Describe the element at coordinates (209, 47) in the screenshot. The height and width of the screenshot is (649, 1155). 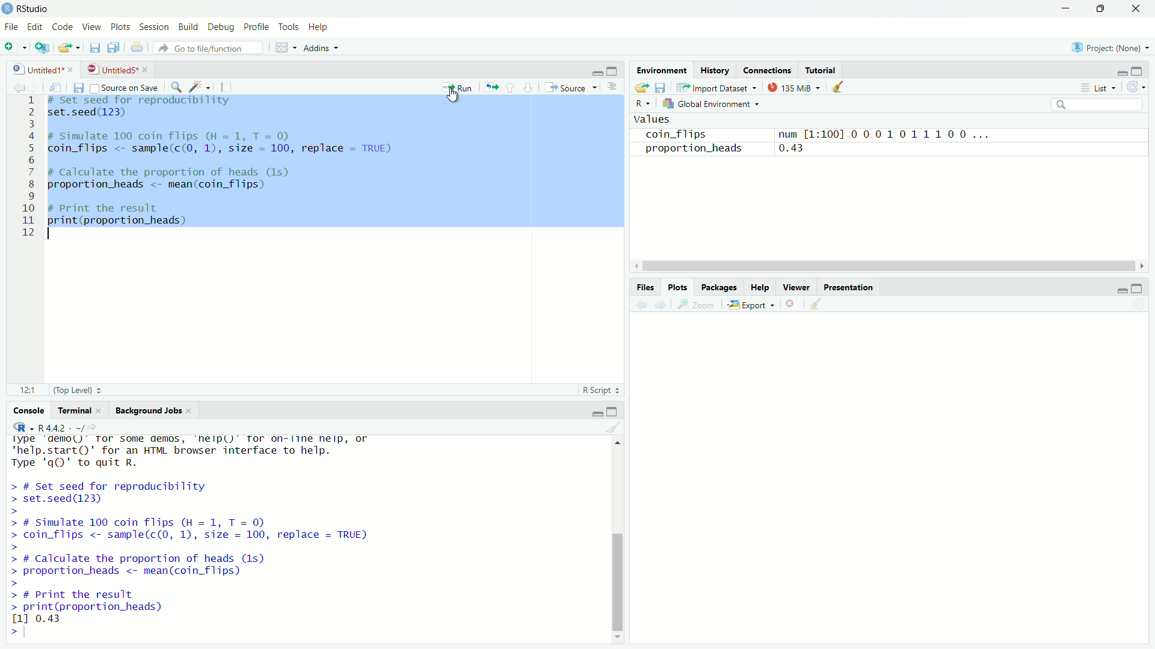
I see `go to file/function` at that location.